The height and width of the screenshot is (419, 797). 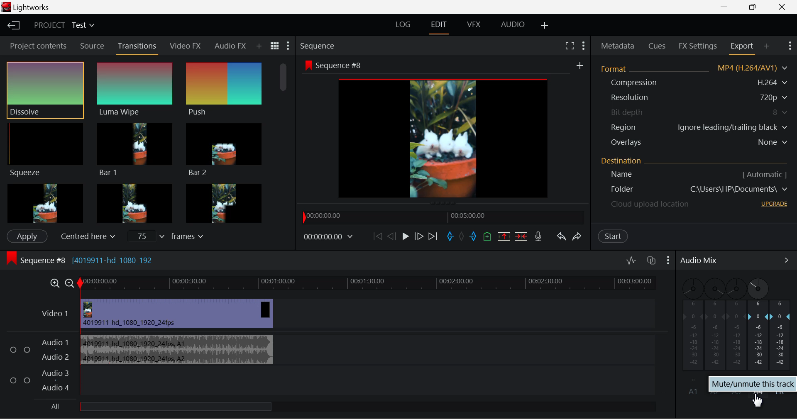 What do you see at coordinates (790, 46) in the screenshot?
I see `Show Settings` at bounding box center [790, 46].